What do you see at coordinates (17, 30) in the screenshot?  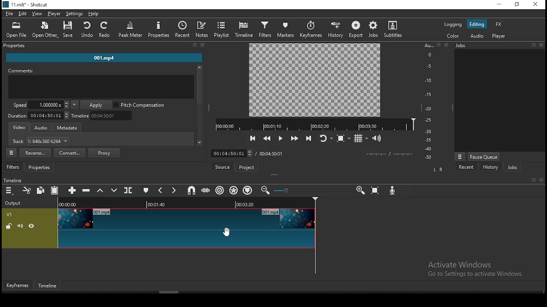 I see `open file` at bounding box center [17, 30].